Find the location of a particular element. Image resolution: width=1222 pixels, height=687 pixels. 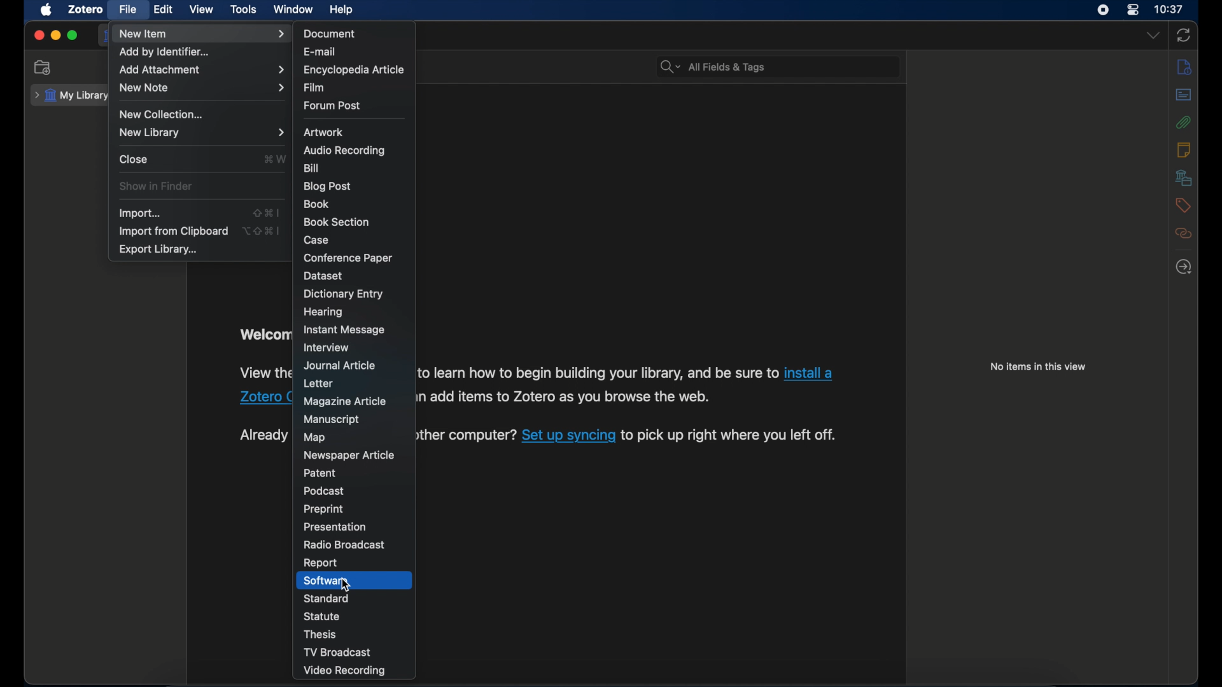

letter is located at coordinates (318, 382).